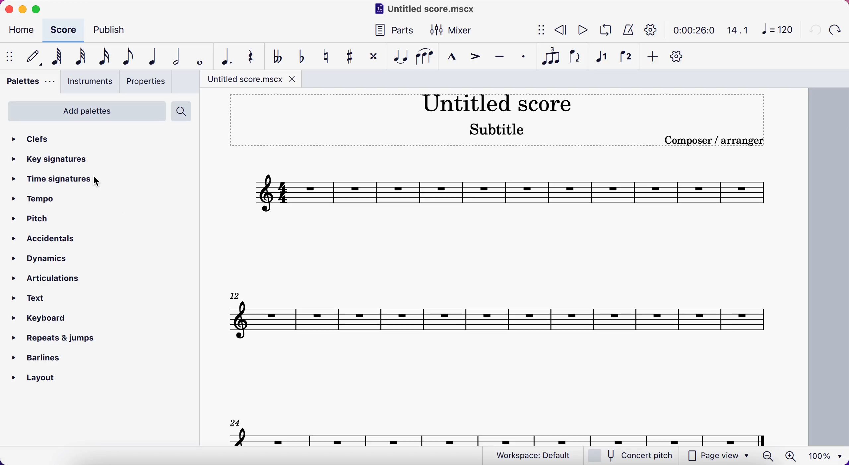 The height and width of the screenshot is (465, 849). I want to click on tie, so click(398, 56).